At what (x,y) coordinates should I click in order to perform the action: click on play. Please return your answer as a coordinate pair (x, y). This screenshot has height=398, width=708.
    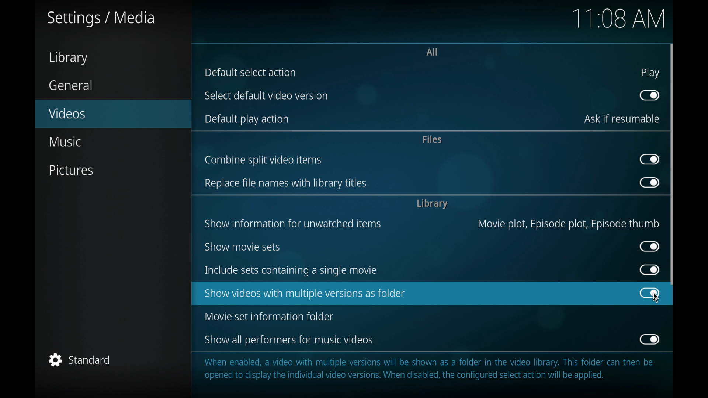
    Looking at the image, I should click on (650, 74).